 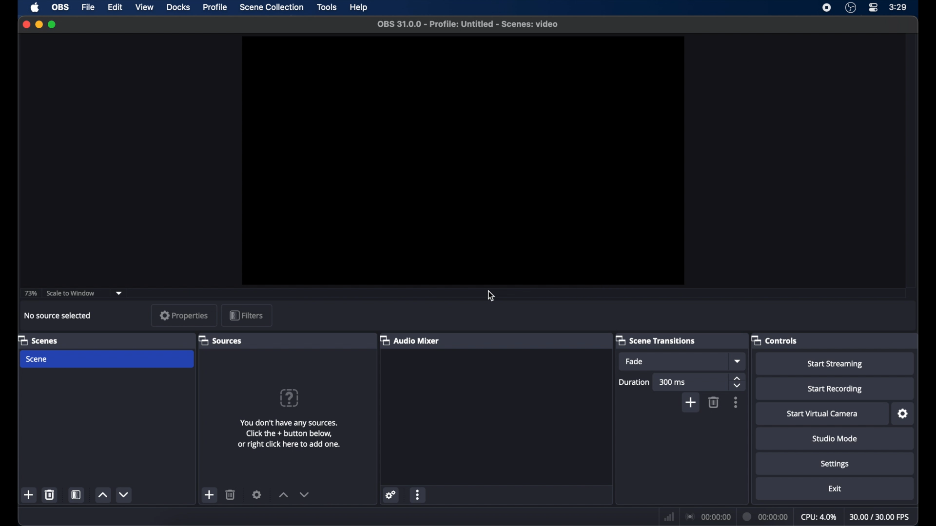 What do you see at coordinates (821, 414) in the screenshot?
I see `start virtual camera` at bounding box center [821, 414].